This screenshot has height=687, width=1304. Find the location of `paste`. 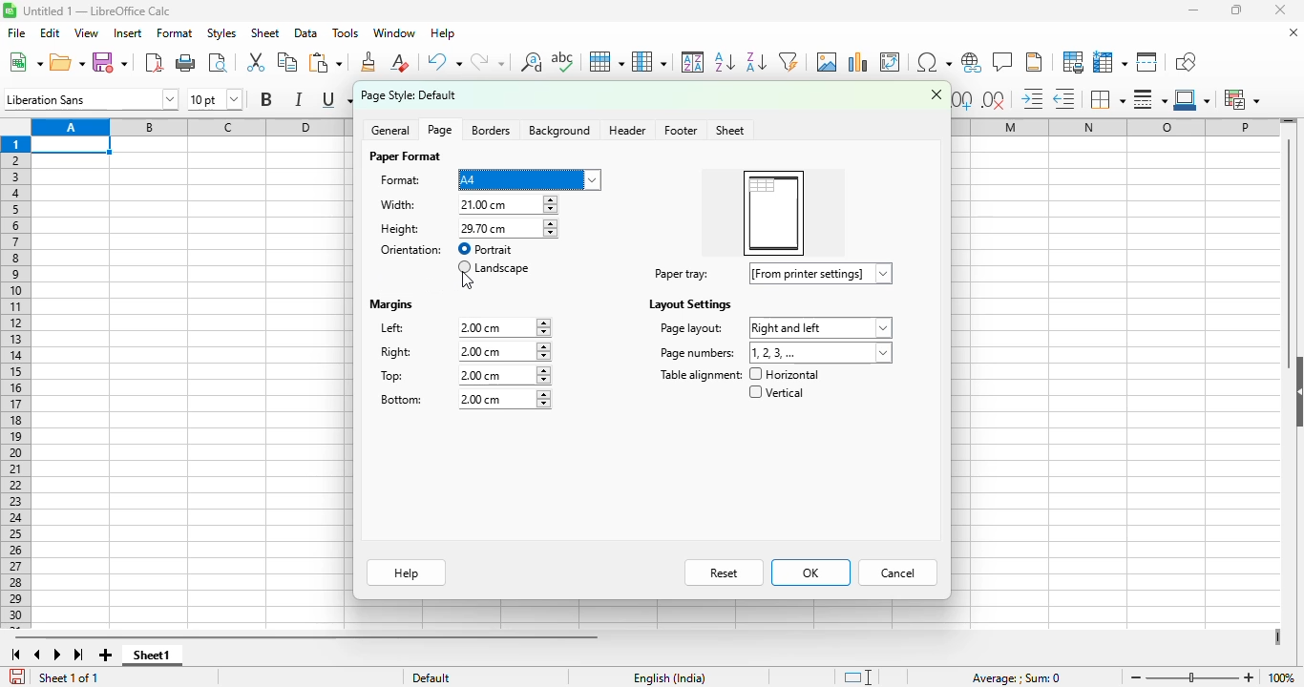

paste is located at coordinates (326, 62).